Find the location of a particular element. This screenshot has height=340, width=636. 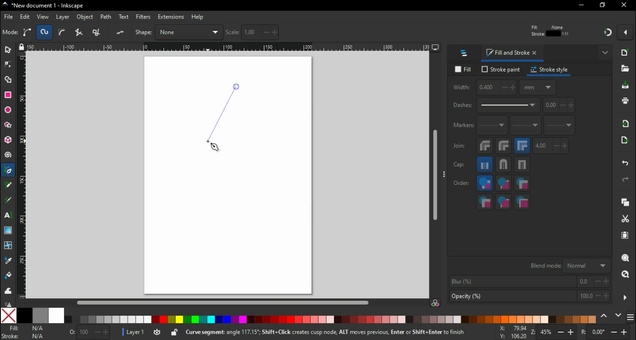

tweak tool is located at coordinates (8, 292).